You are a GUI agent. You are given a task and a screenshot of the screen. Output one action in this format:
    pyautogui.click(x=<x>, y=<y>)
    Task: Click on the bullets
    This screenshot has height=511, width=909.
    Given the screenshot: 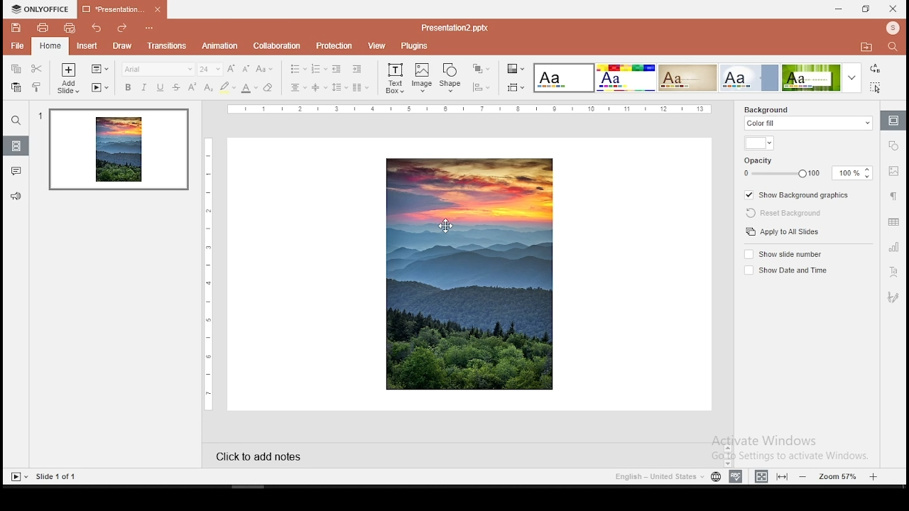 What is the action you would take?
    pyautogui.click(x=298, y=68)
    